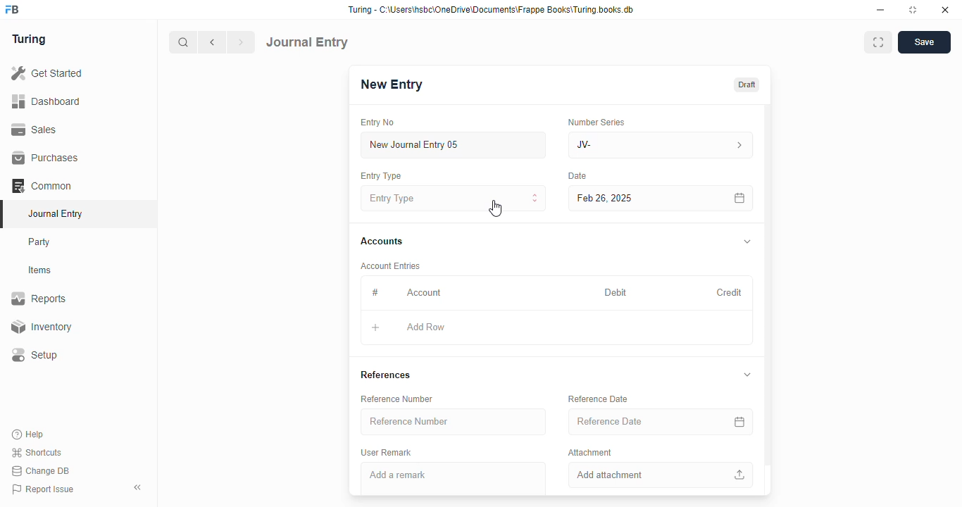 The image size is (962, 507). I want to click on help, so click(29, 434).